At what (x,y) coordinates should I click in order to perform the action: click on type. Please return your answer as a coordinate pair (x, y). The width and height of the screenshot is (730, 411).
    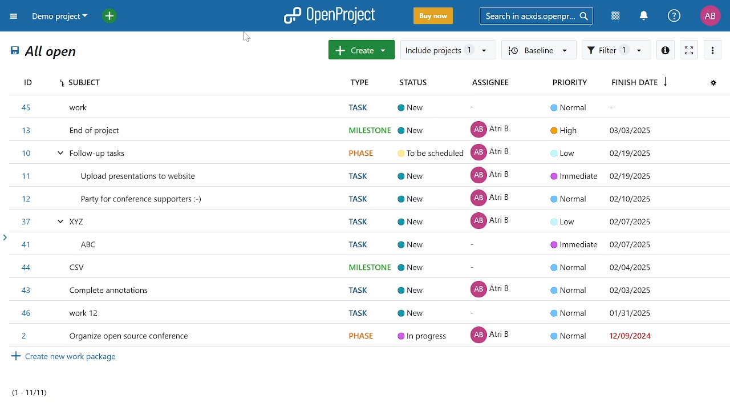
    Looking at the image, I should click on (363, 83).